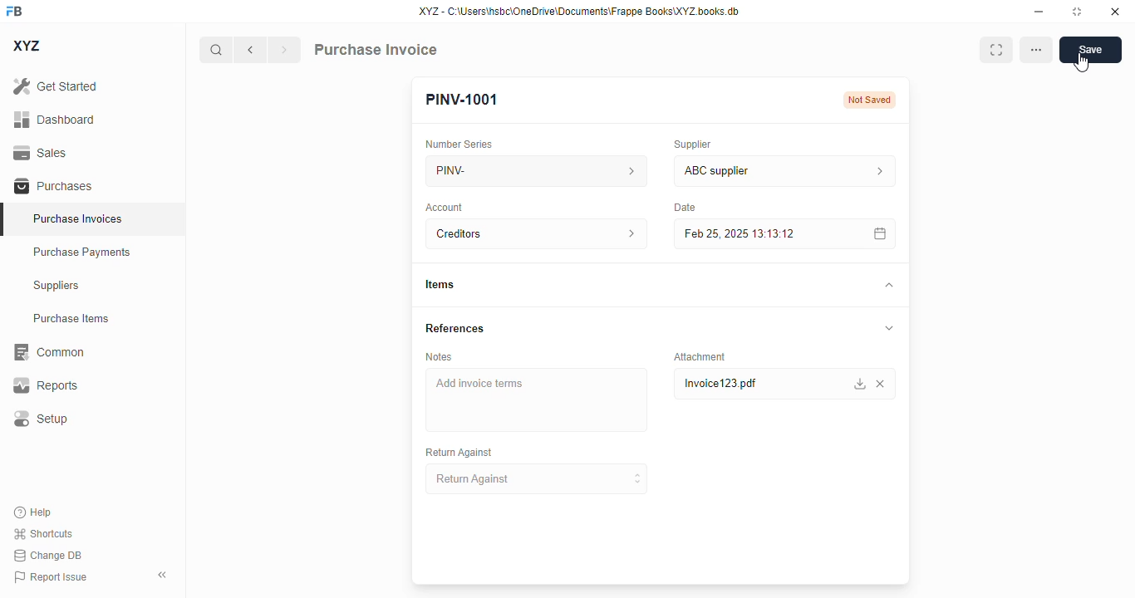  Describe the element at coordinates (459, 144) in the screenshot. I see `number series` at that location.